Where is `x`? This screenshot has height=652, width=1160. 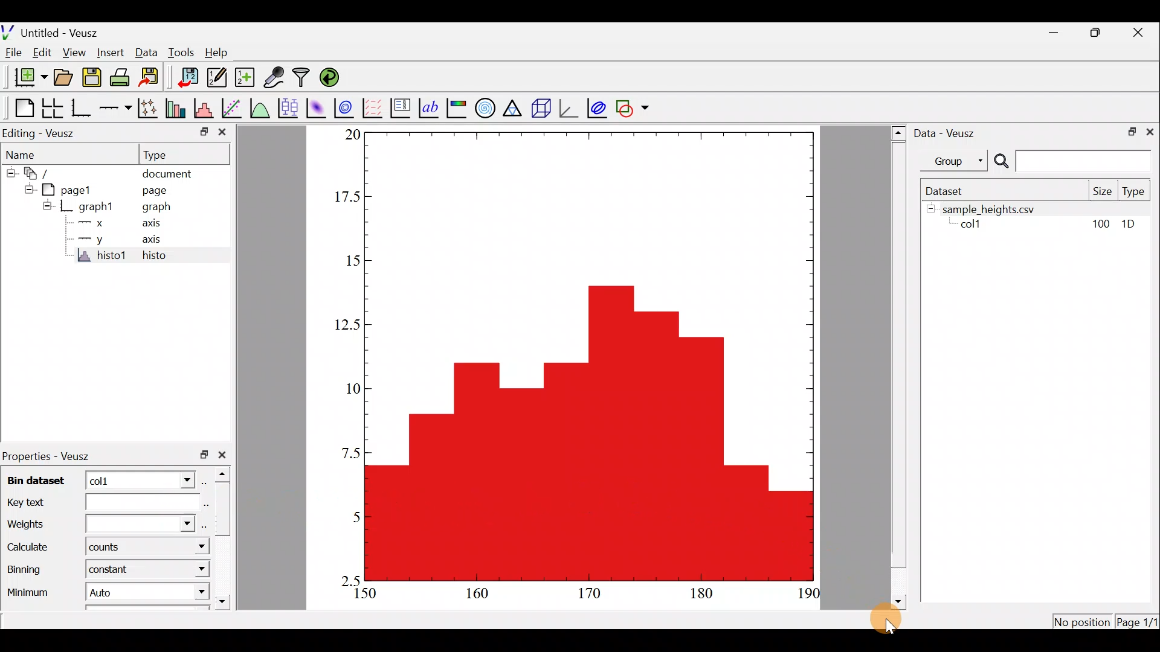
x is located at coordinates (98, 223).